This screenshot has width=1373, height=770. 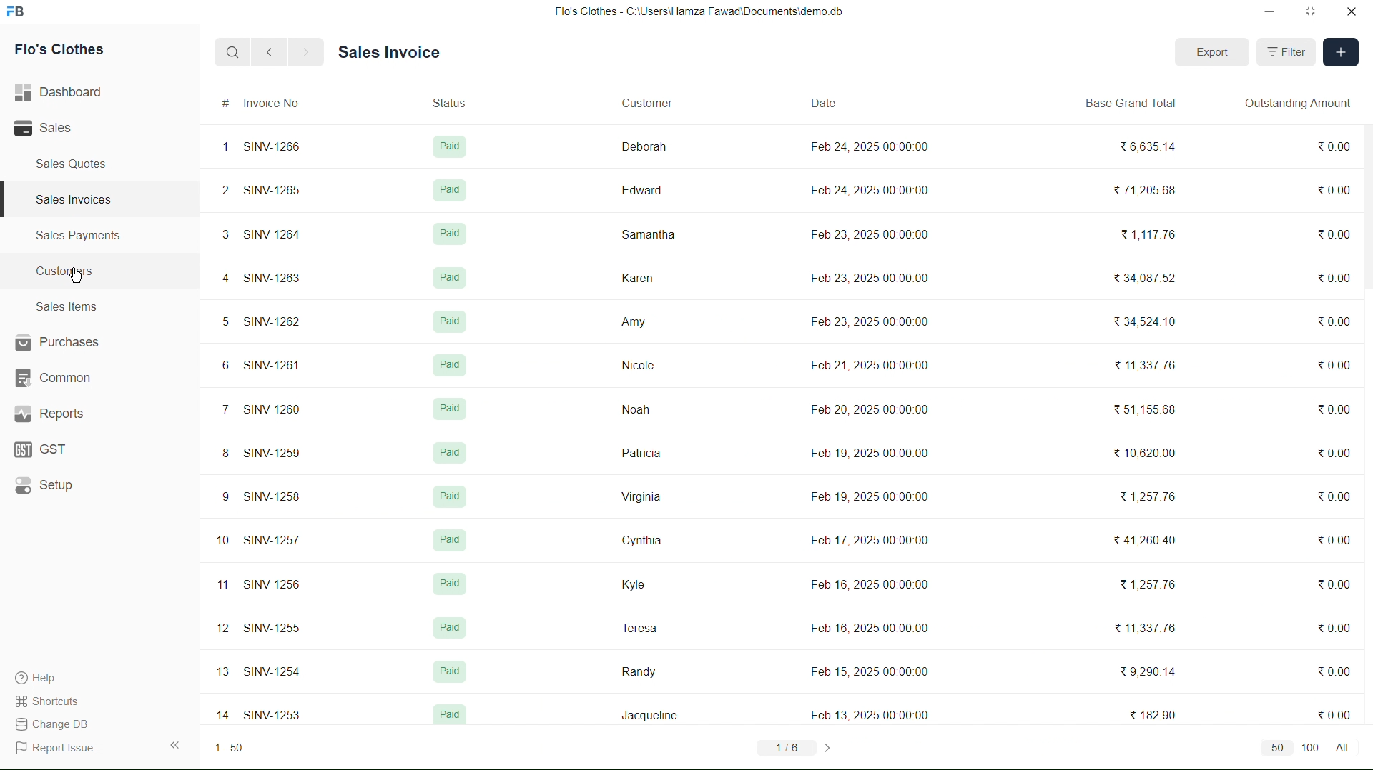 I want to click on Paid, so click(x=448, y=278).